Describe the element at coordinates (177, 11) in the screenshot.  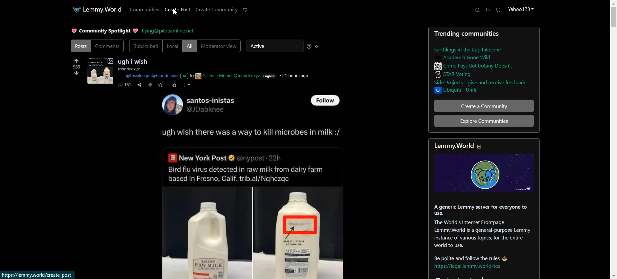
I see `Create Post` at that location.